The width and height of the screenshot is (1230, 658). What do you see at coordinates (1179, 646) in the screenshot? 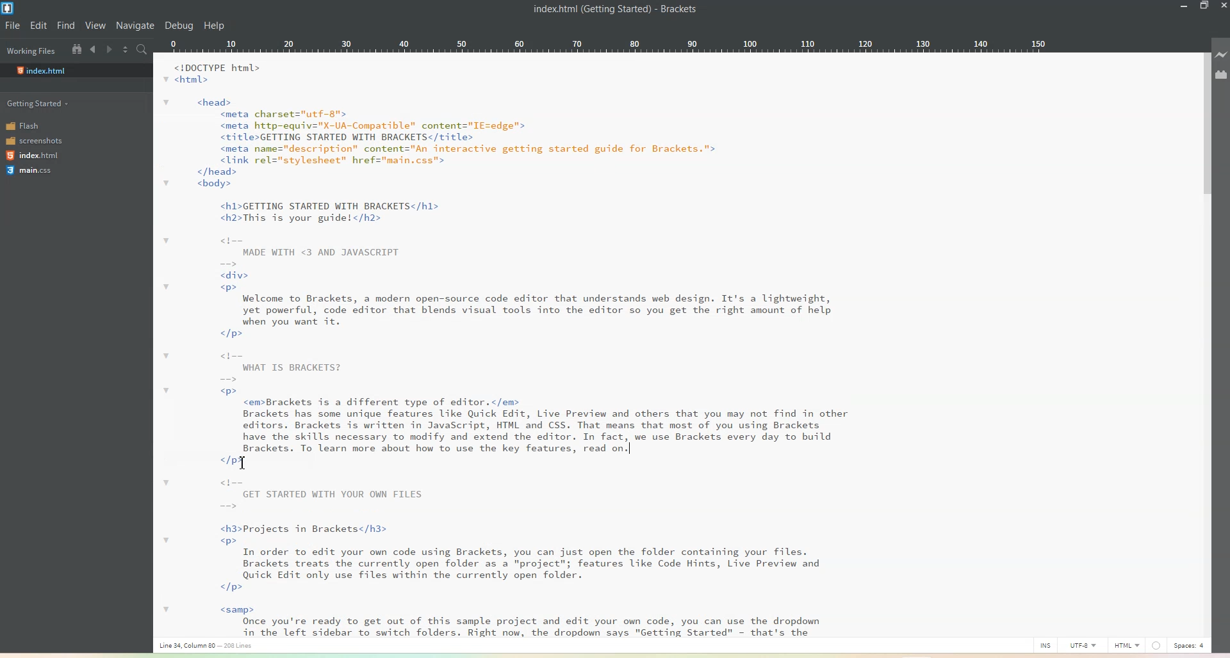
I see `SPACES: 4` at bounding box center [1179, 646].